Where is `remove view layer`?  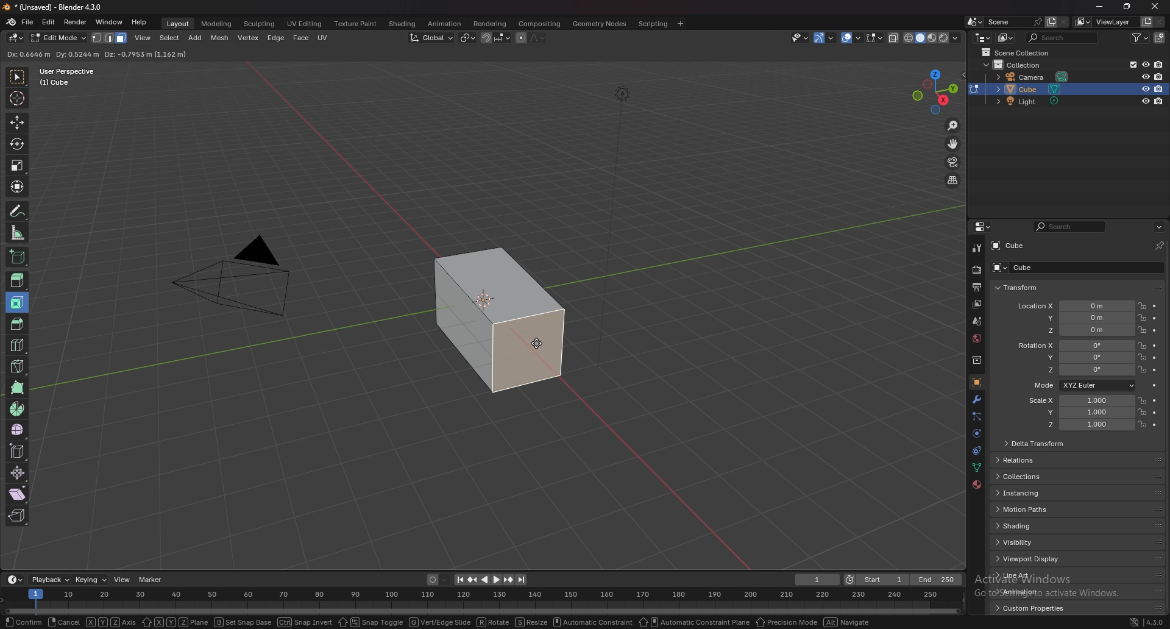
remove view layer is located at coordinates (1160, 23).